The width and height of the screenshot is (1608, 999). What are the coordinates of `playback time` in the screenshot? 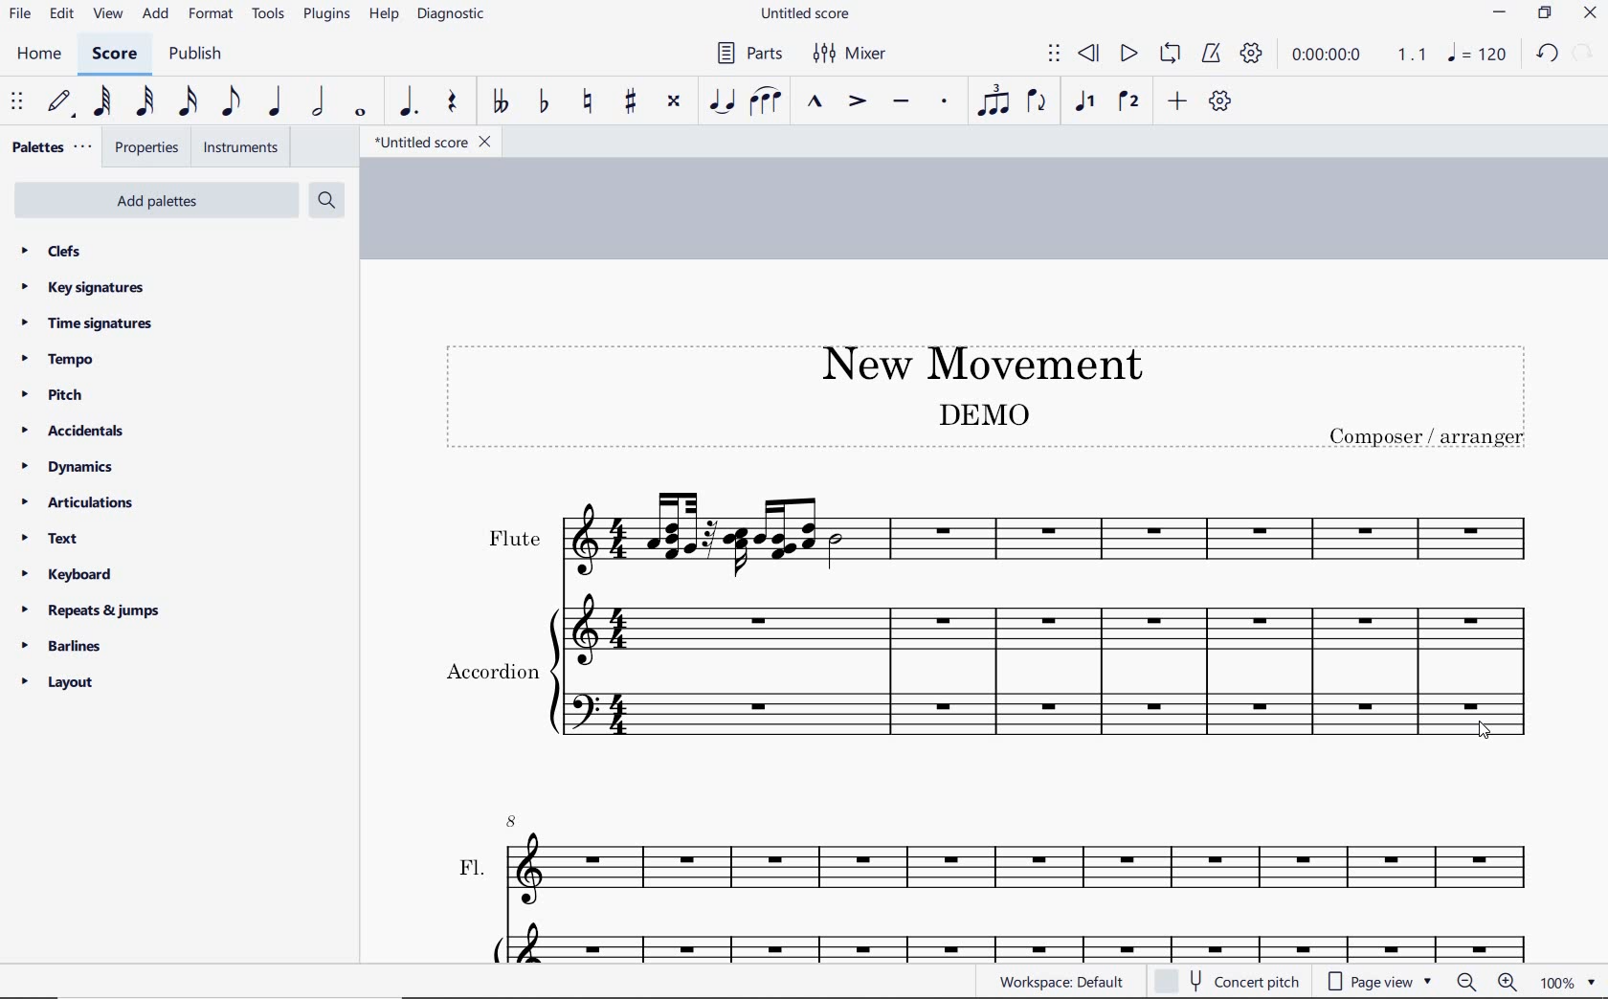 It's located at (1327, 55).